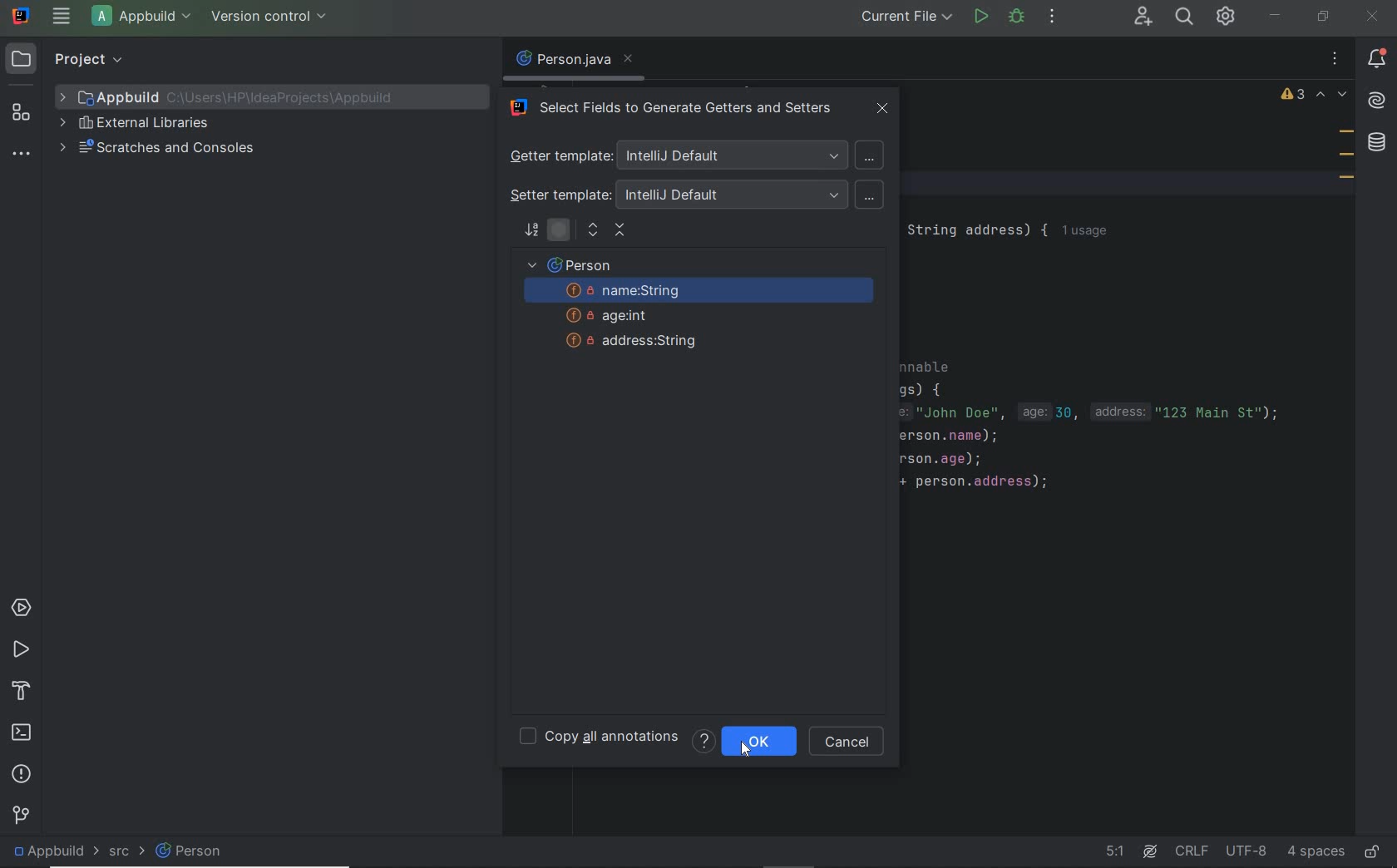 The image size is (1397, 868). Describe the element at coordinates (1375, 854) in the screenshot. I see `make file ready only` at that location.